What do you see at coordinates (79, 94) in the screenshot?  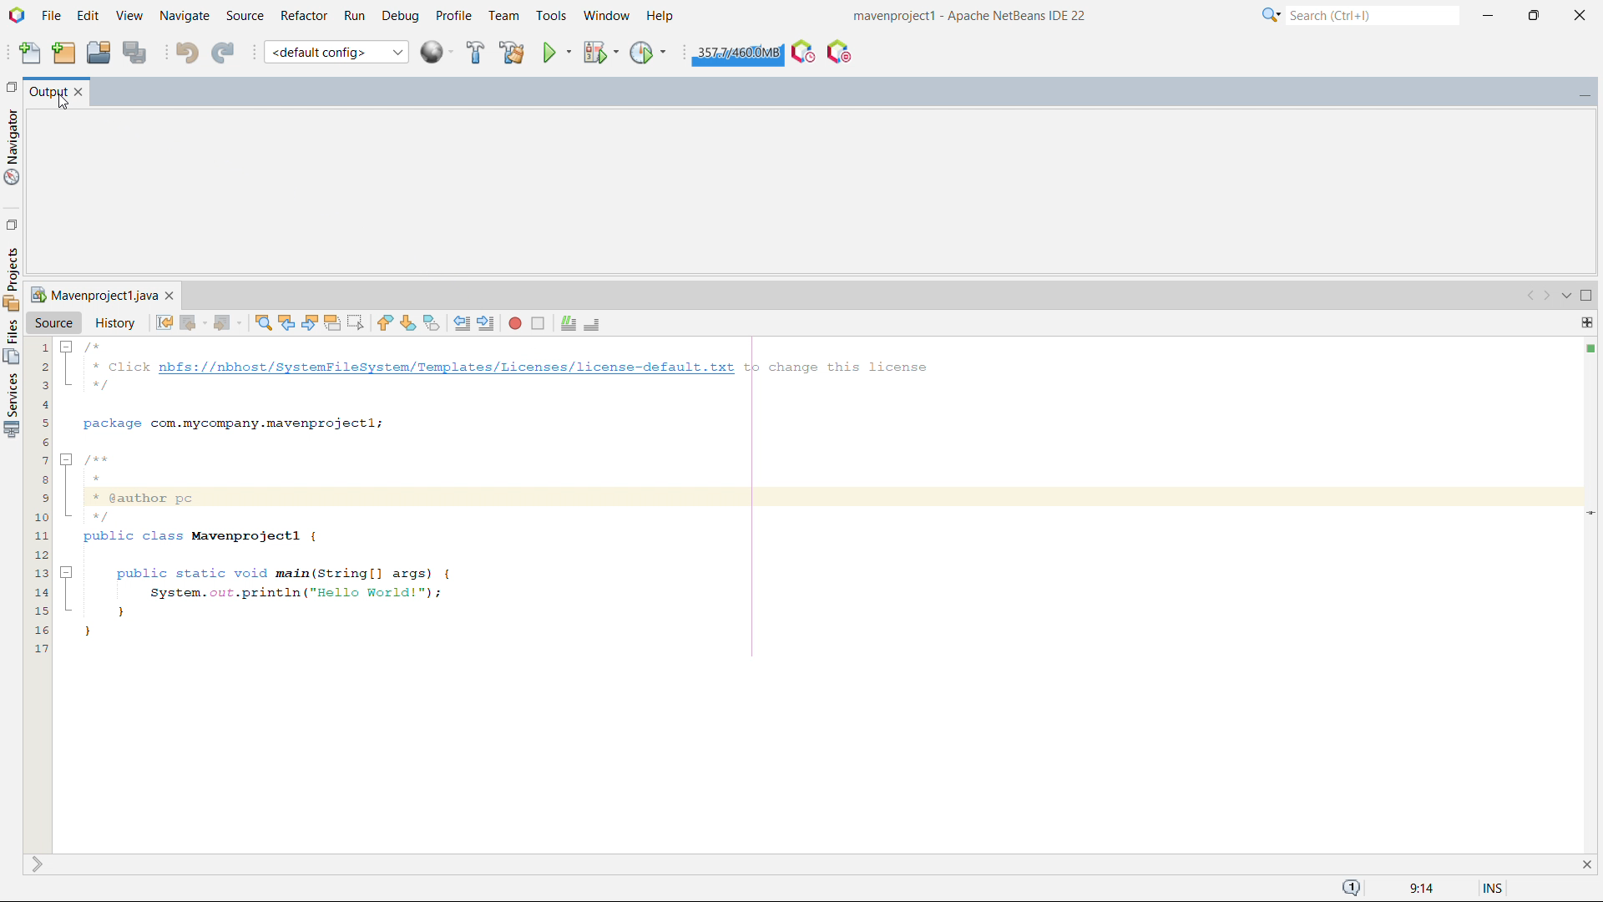 I see `close output window` at bounding box center [79, 94].